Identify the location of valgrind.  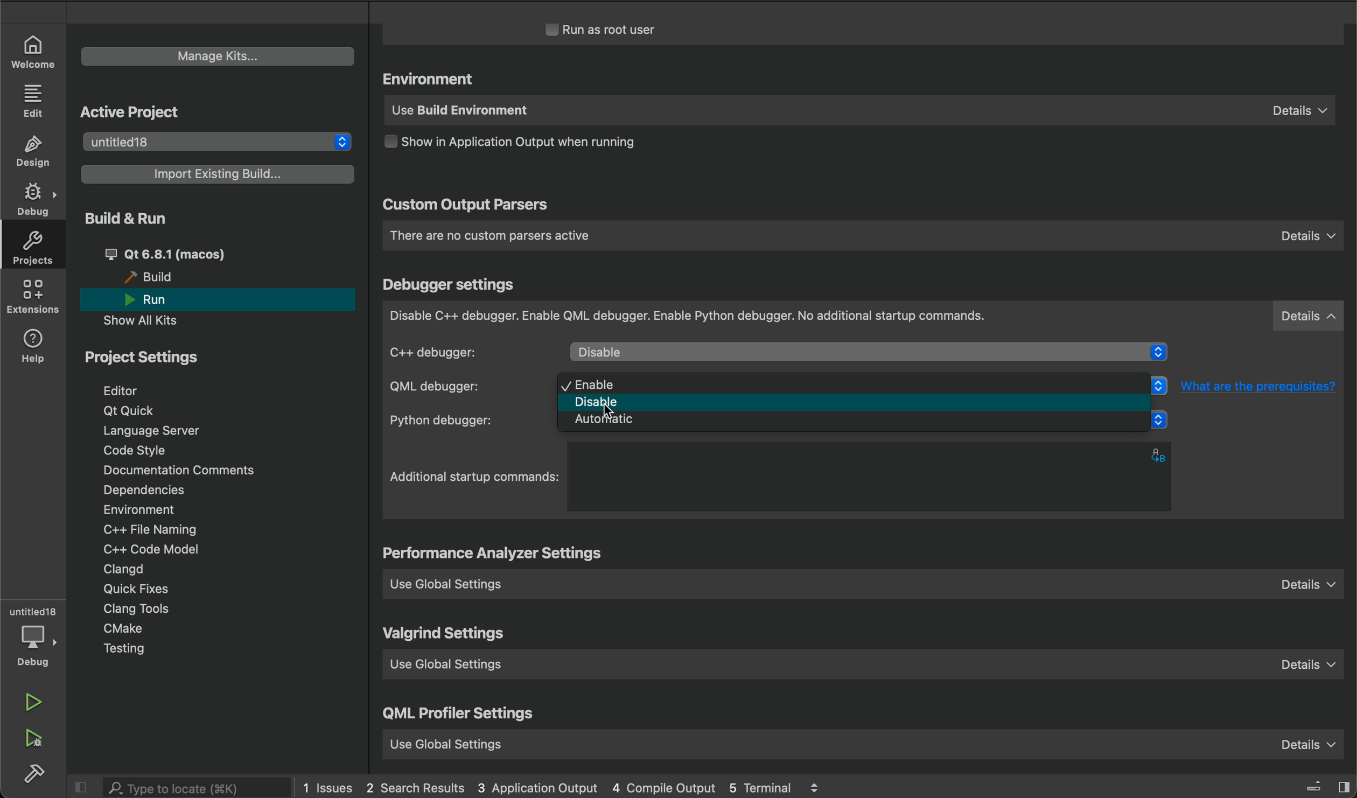
(446, 635).